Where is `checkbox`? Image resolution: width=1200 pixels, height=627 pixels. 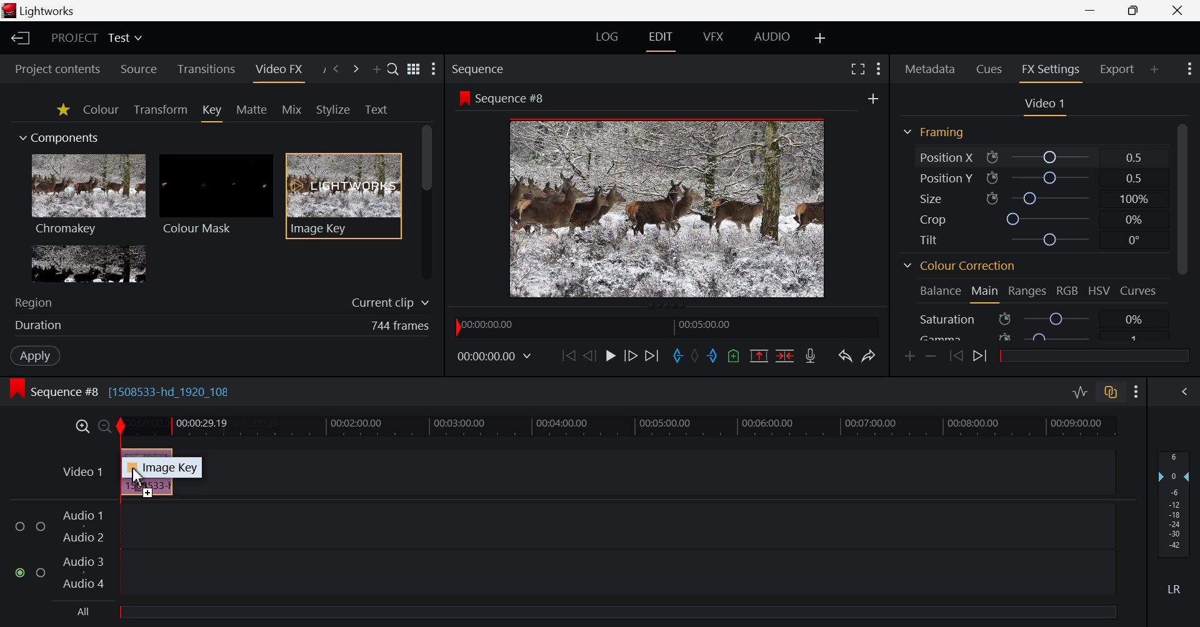 checkbox is located at coordinates (40, 525).